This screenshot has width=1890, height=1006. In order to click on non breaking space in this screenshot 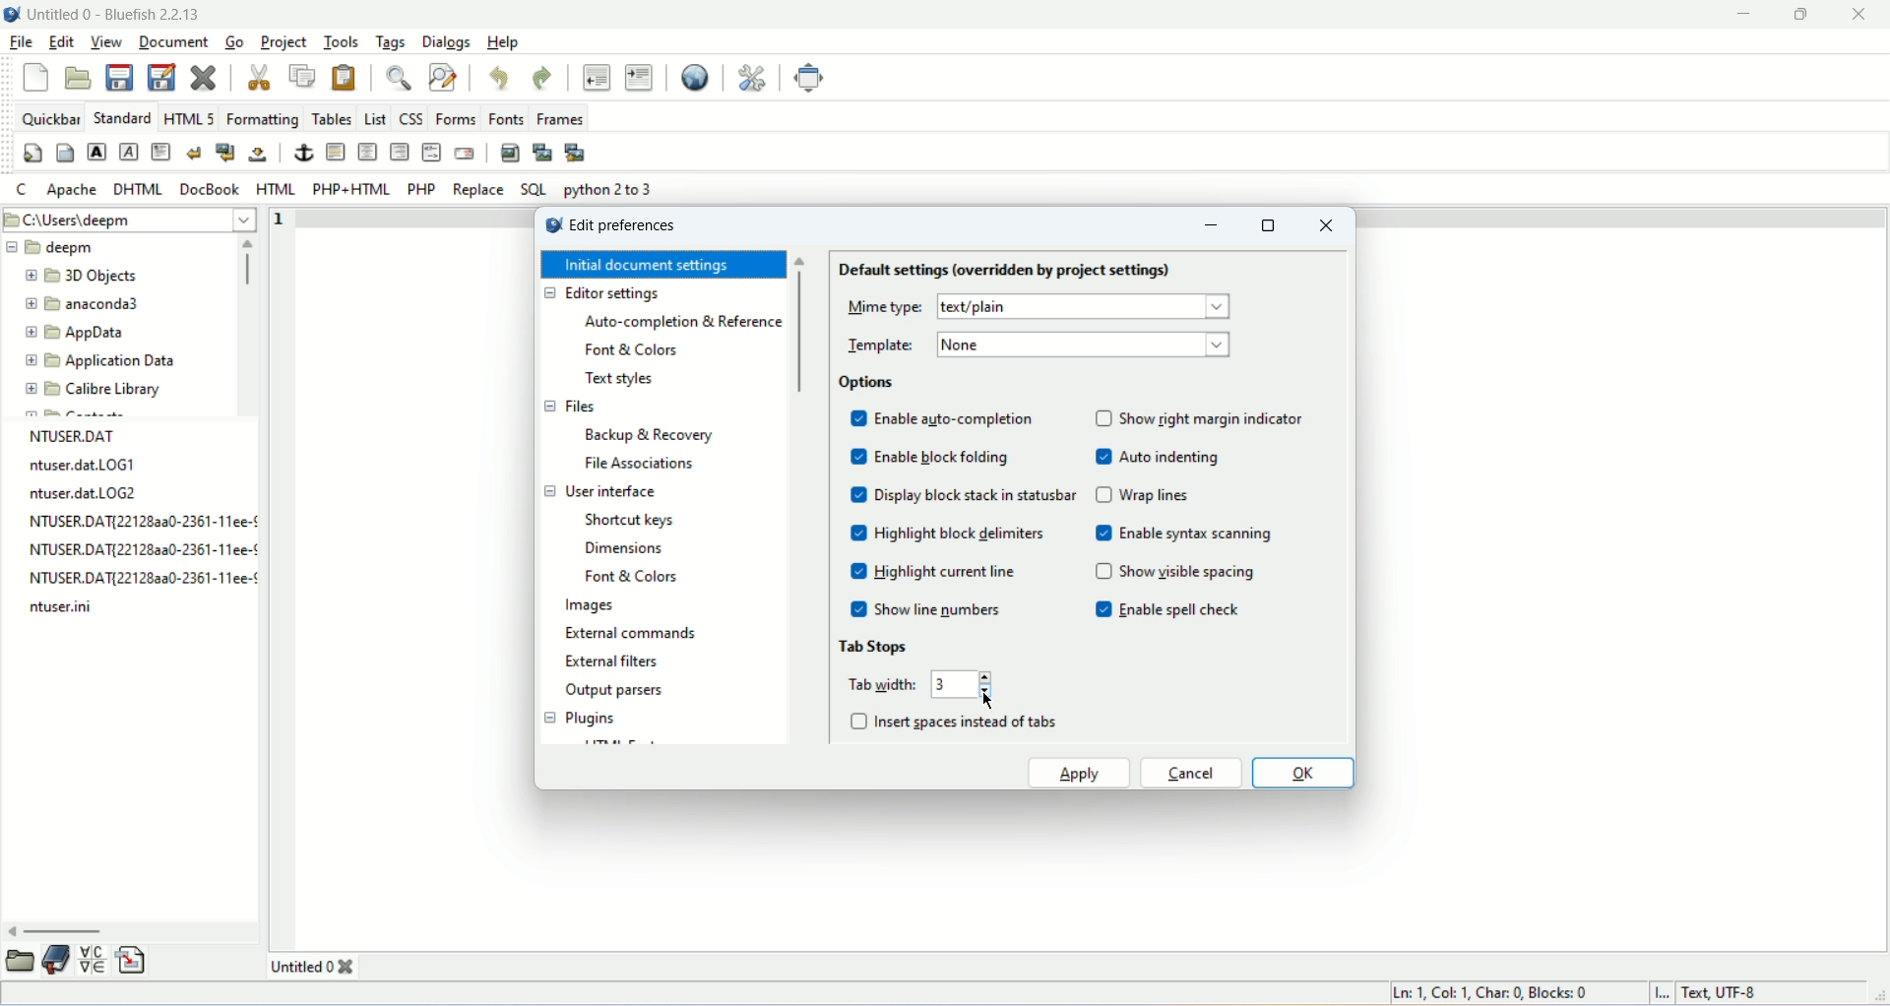, I will do `click(259, 154)`.